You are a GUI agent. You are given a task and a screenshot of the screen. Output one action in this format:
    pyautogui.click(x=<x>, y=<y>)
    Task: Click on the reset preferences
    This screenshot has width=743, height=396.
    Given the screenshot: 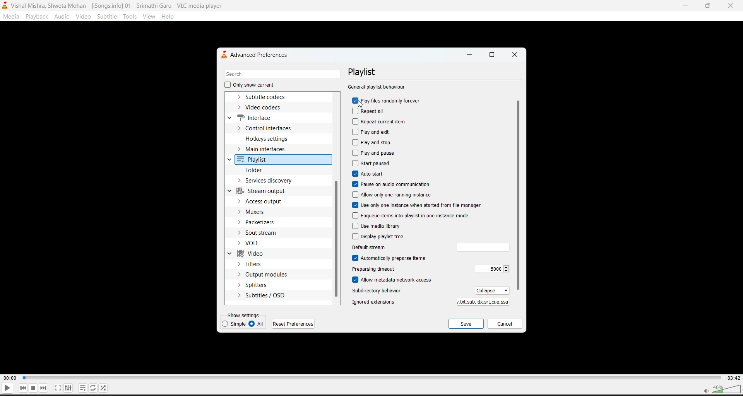 What is the action you would take?
    pyautogui.click(x=293, y=324)
    